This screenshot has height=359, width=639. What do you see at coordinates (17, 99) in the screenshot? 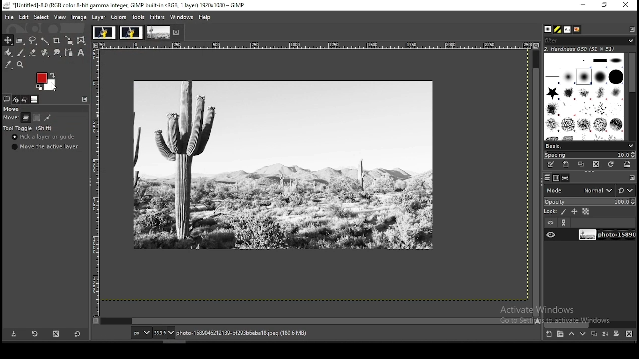
I see `device status` at bounding box center [17, 99].